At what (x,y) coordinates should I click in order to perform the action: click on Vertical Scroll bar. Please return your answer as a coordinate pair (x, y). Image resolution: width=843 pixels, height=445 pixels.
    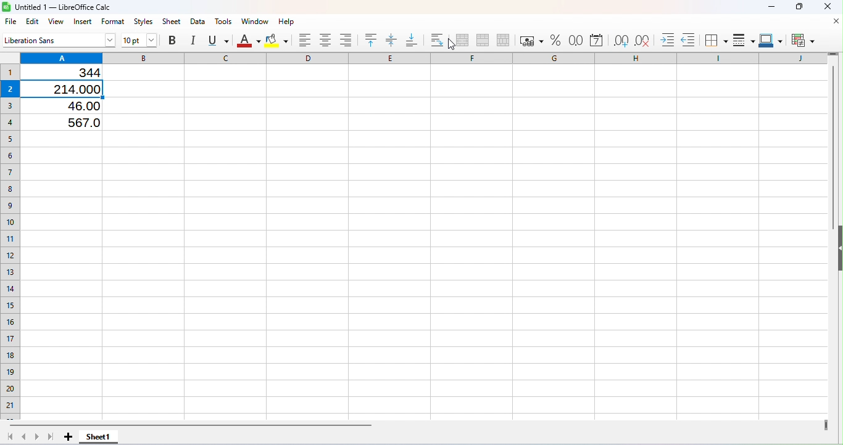
    Looking at the image, I should click on (831, 235).